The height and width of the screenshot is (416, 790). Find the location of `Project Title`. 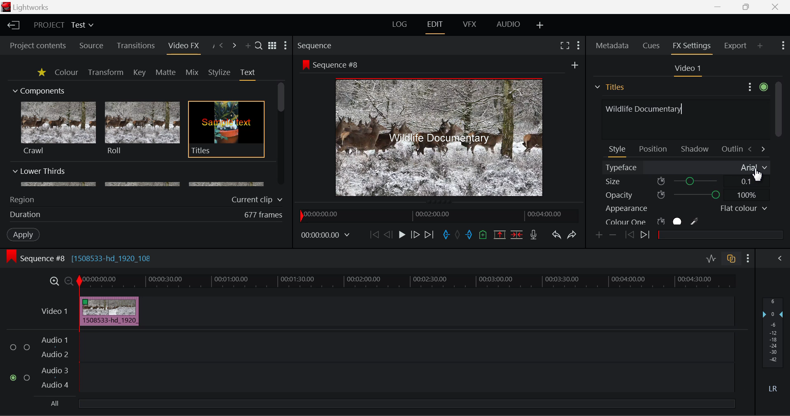

Project Title is located at coordinates (64, 24).